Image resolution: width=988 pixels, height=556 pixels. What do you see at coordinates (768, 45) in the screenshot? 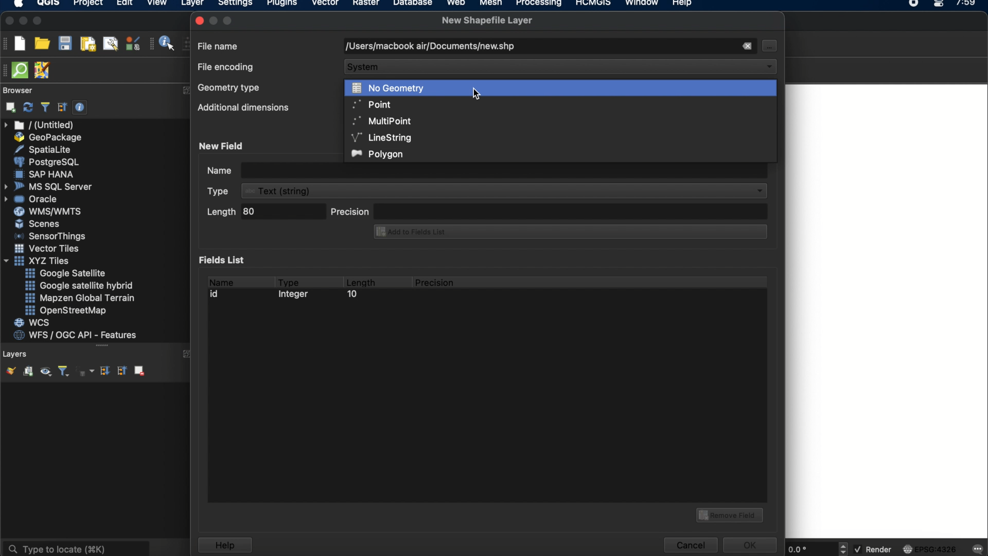
I see `cursor` at bounding box center [768, 45].